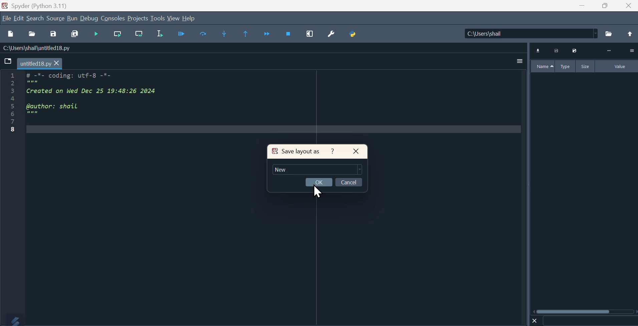 Image resolution: width=638 pixels, height=326 pixels. I want to click on Logo, so click(12, 320).